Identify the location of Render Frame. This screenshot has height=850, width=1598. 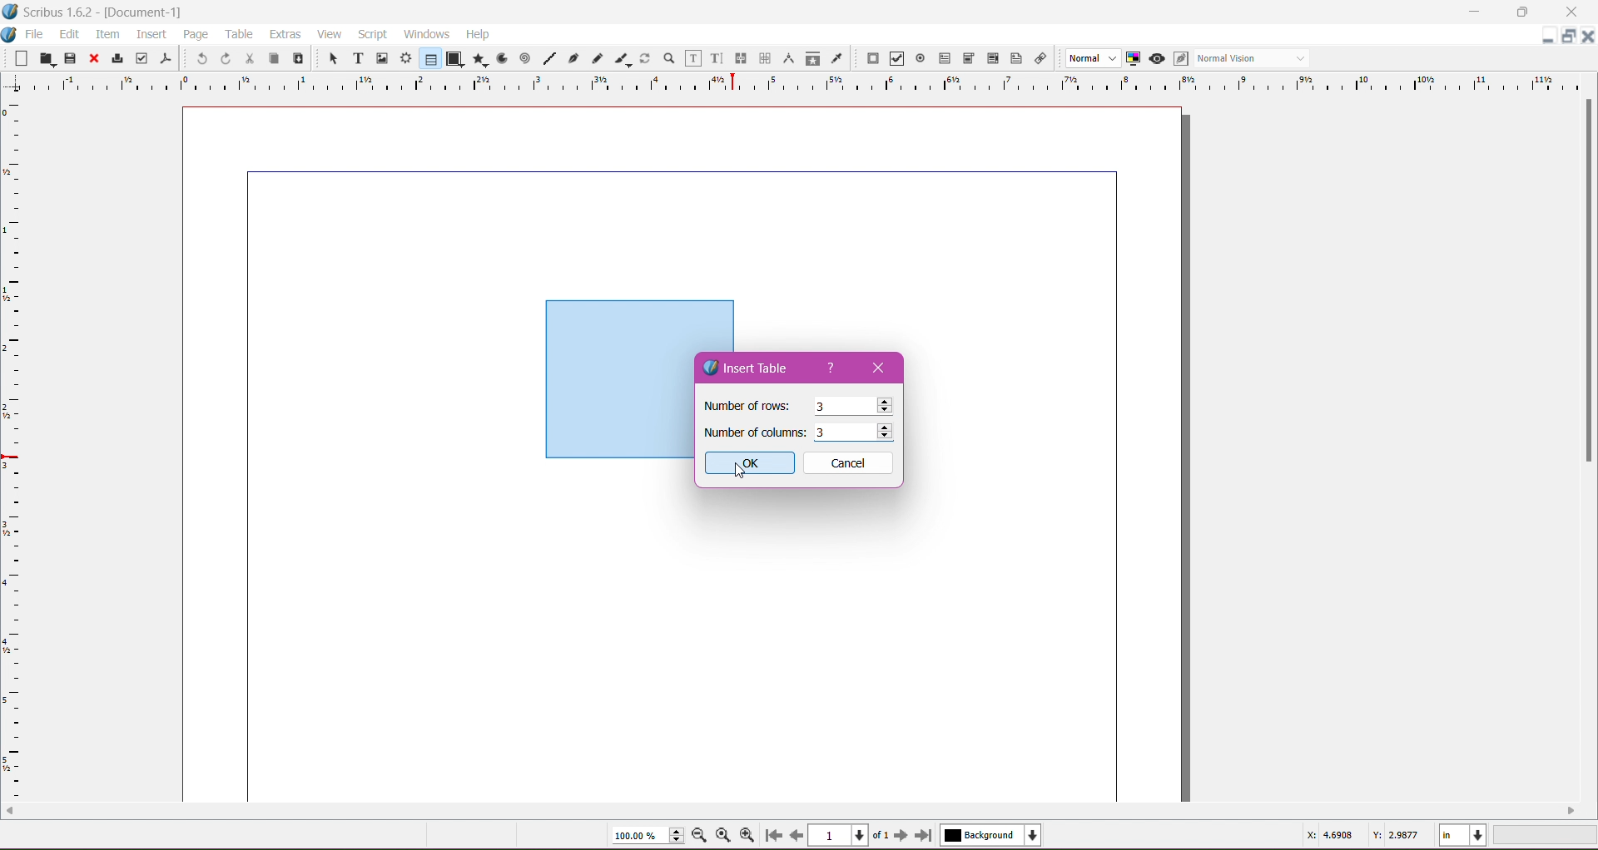
(405, 58).